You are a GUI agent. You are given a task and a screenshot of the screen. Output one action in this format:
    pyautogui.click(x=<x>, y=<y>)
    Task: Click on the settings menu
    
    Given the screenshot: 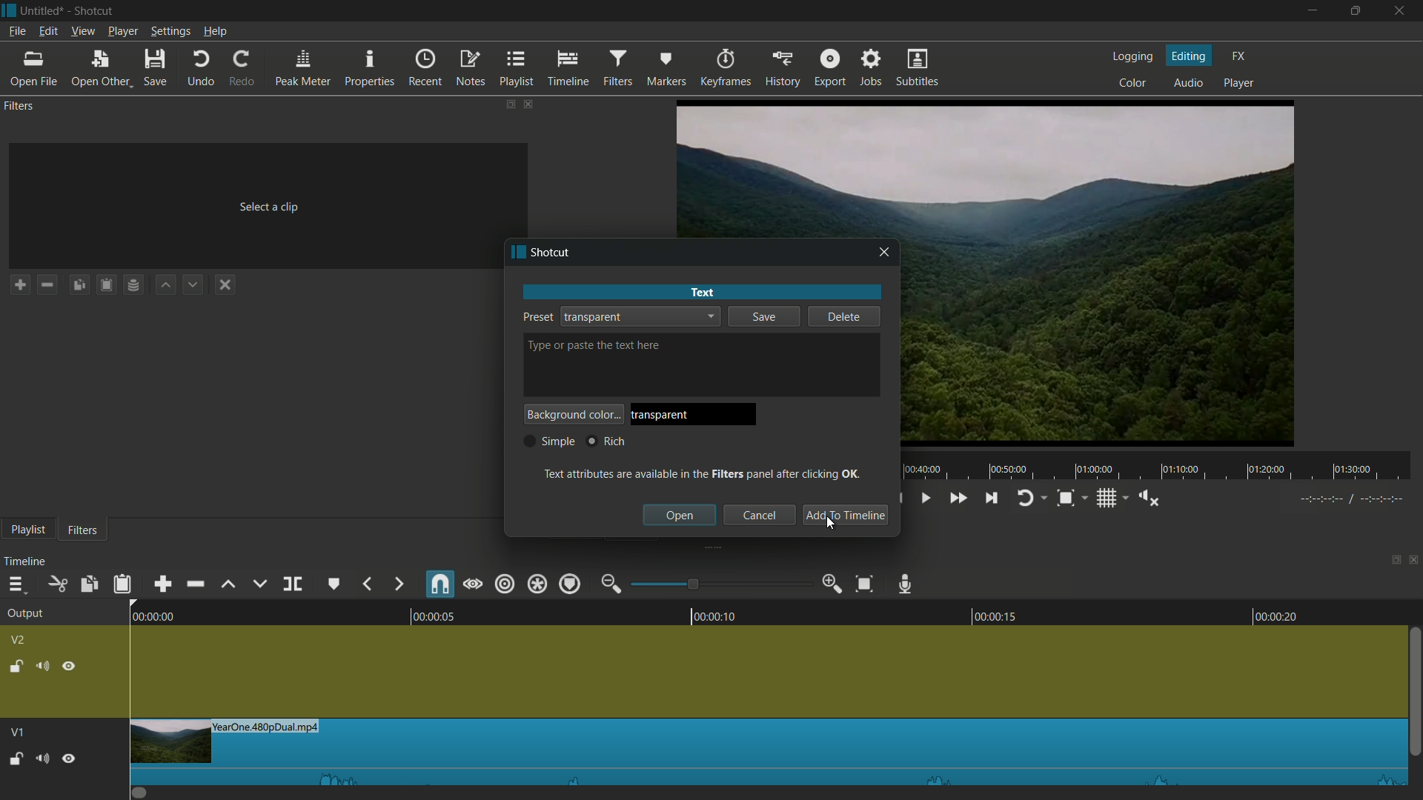 What is the action you would take?
    pyautogui.click(x=170, y=31)
    